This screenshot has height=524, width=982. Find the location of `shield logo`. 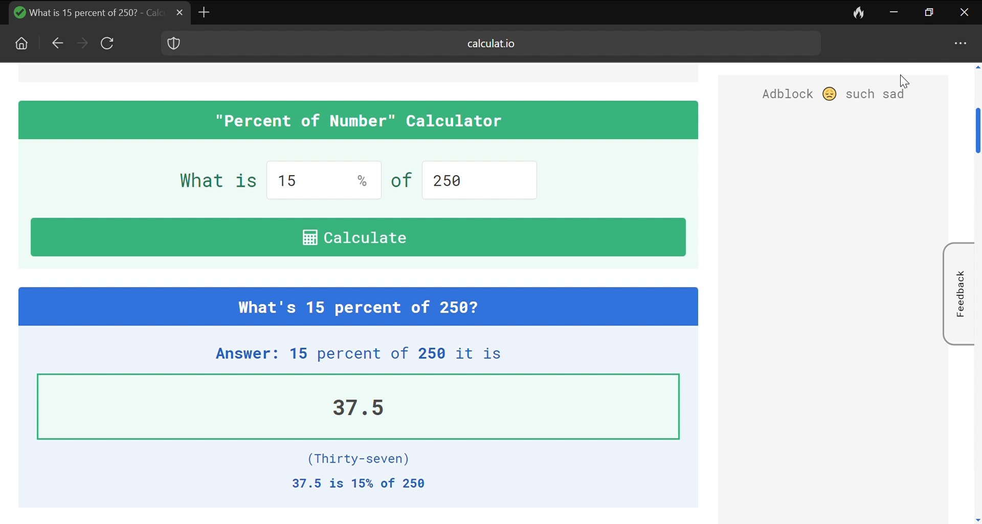

shield logo is located at coordinates (172, 43).